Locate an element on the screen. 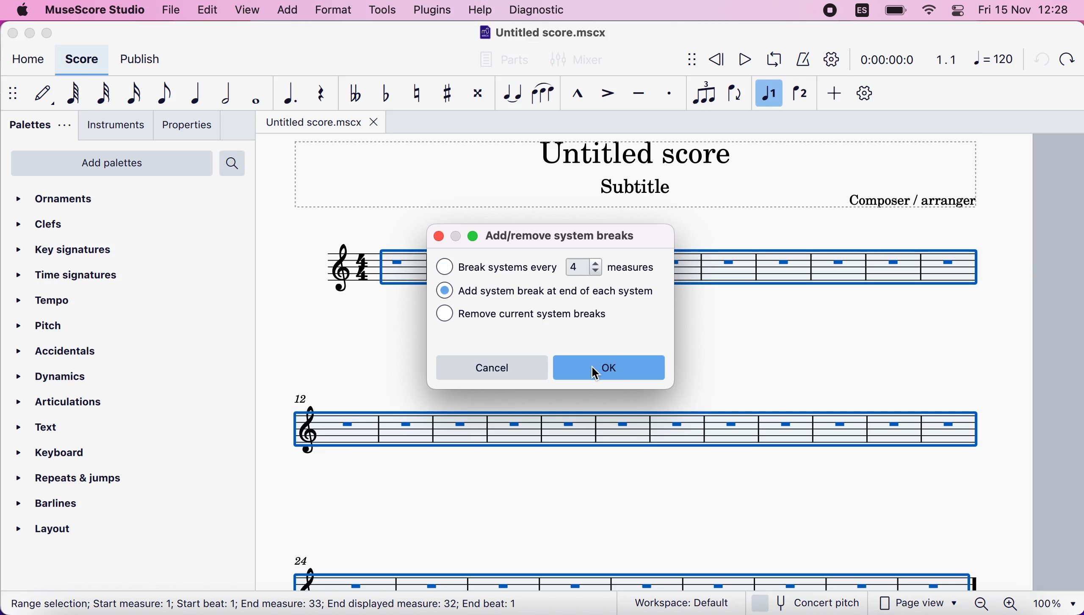 Image resolution: width=1084 pixels, height=615 pixels. play is located at coordinates (743, 59).